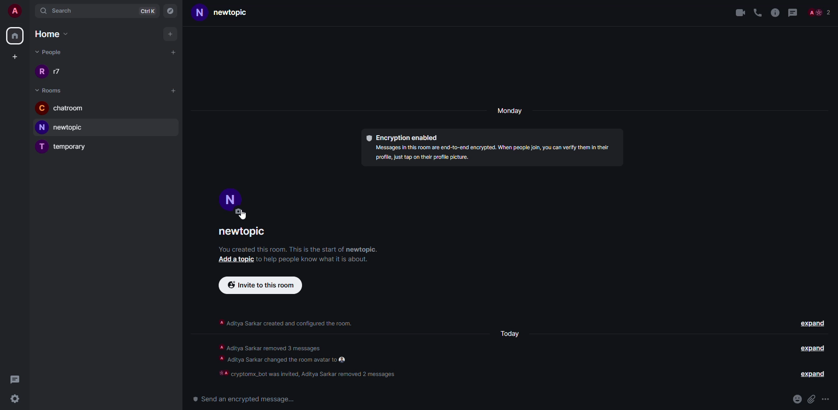  I want to click on attach, so click(812, 399).